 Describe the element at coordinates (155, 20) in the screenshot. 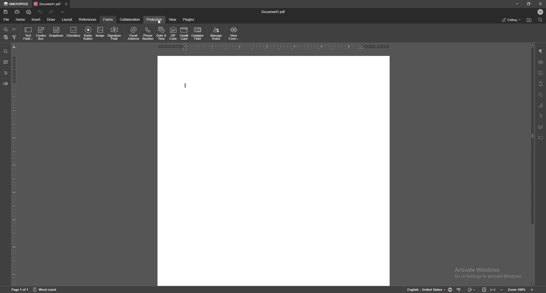

I see `protection` at that location.